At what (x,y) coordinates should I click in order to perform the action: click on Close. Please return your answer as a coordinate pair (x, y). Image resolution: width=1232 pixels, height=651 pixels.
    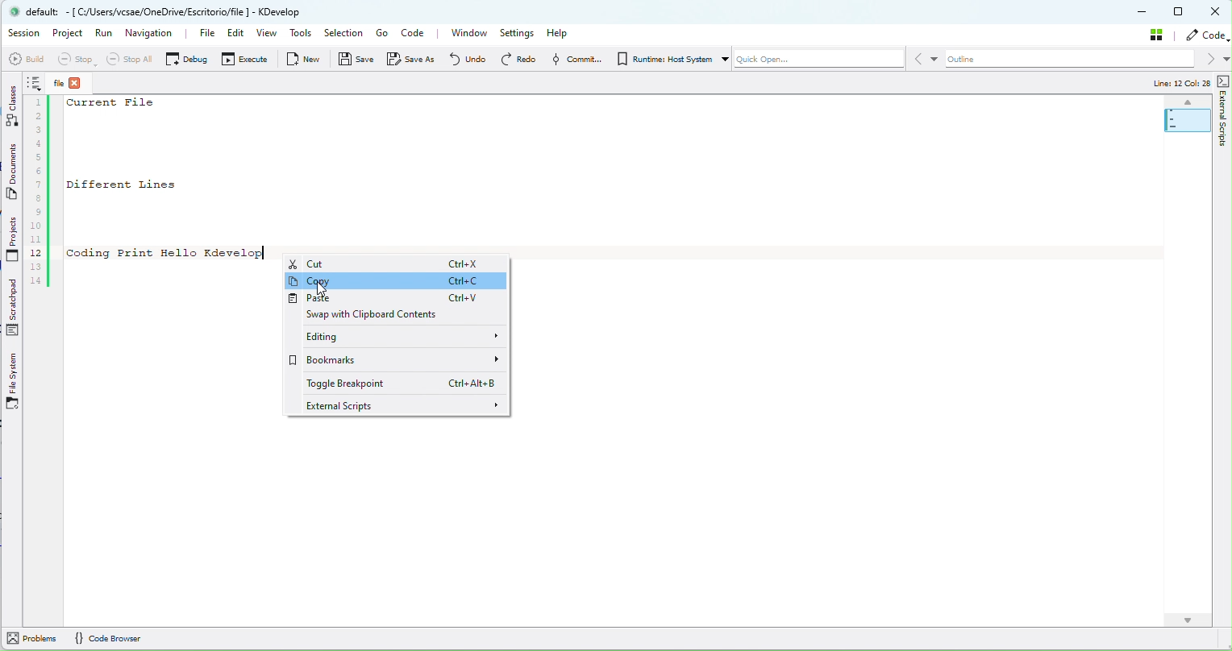
    Looking at the image, I should click on (1217, 12).